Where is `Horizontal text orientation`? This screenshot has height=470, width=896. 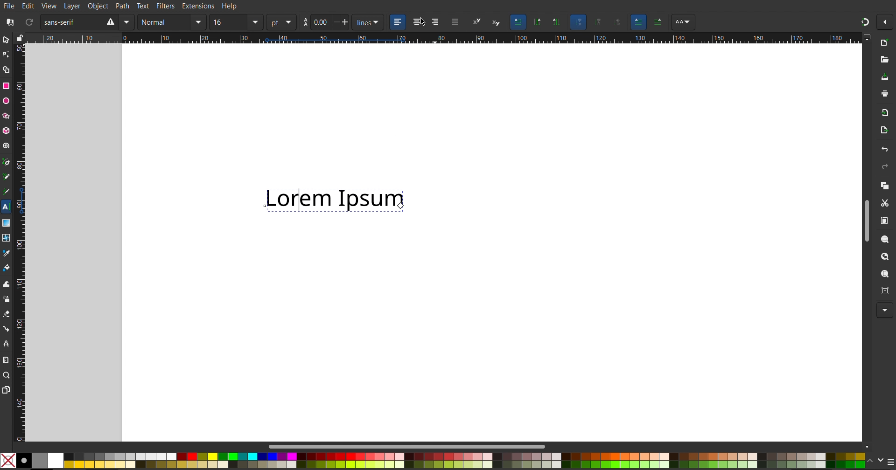 Horizontal text orientation is located at coordinates (519, 22).